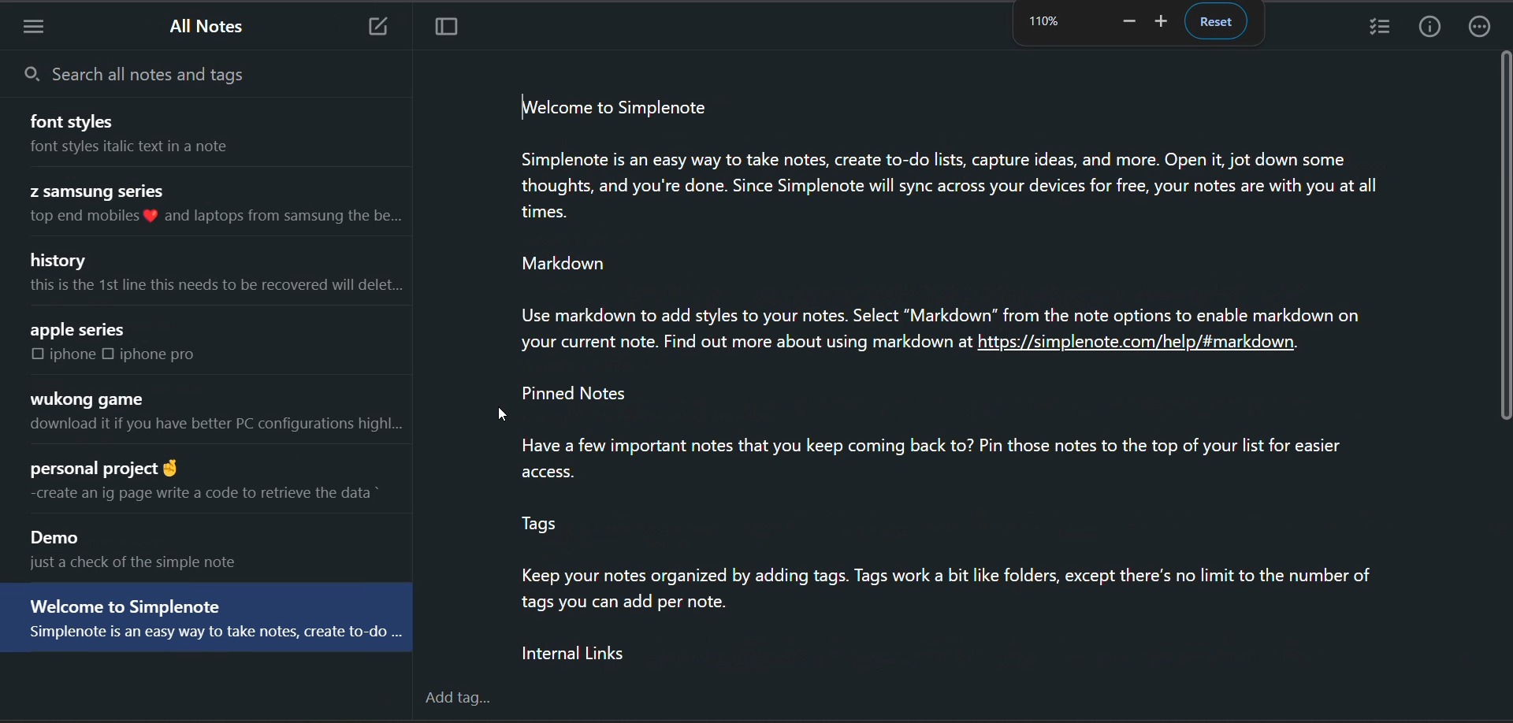  Describe the element at coordinates (102, 191) in the screenshot. I see `Z samsung series` at that location.